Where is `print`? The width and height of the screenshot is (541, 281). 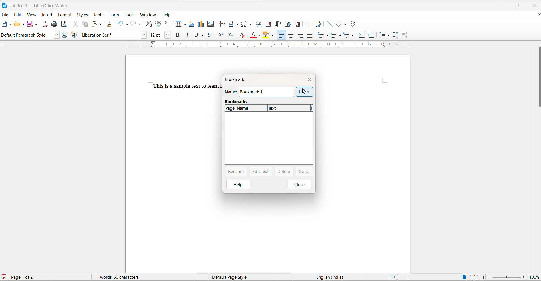 print is located at coordinates (55, 24).